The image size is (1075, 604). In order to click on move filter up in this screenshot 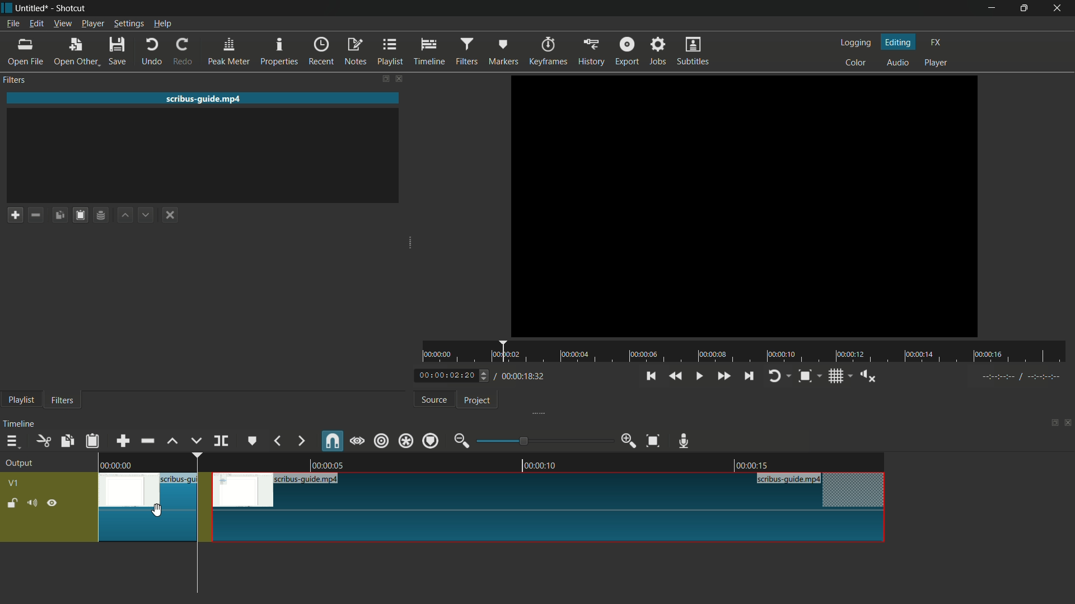, I will do `click(124, 215)`.